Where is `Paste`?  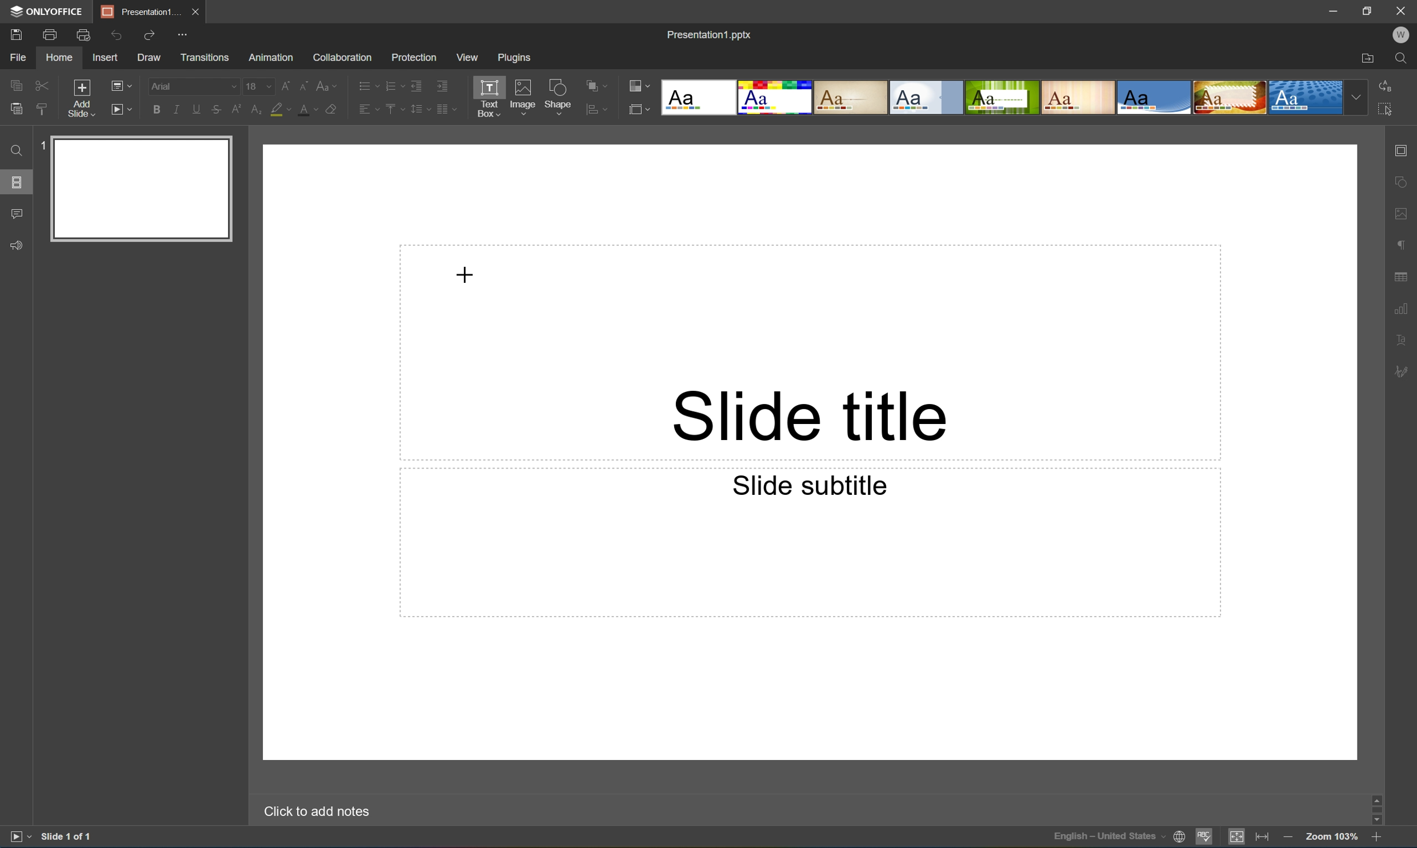
Paste is located at coordinates (13, 109).